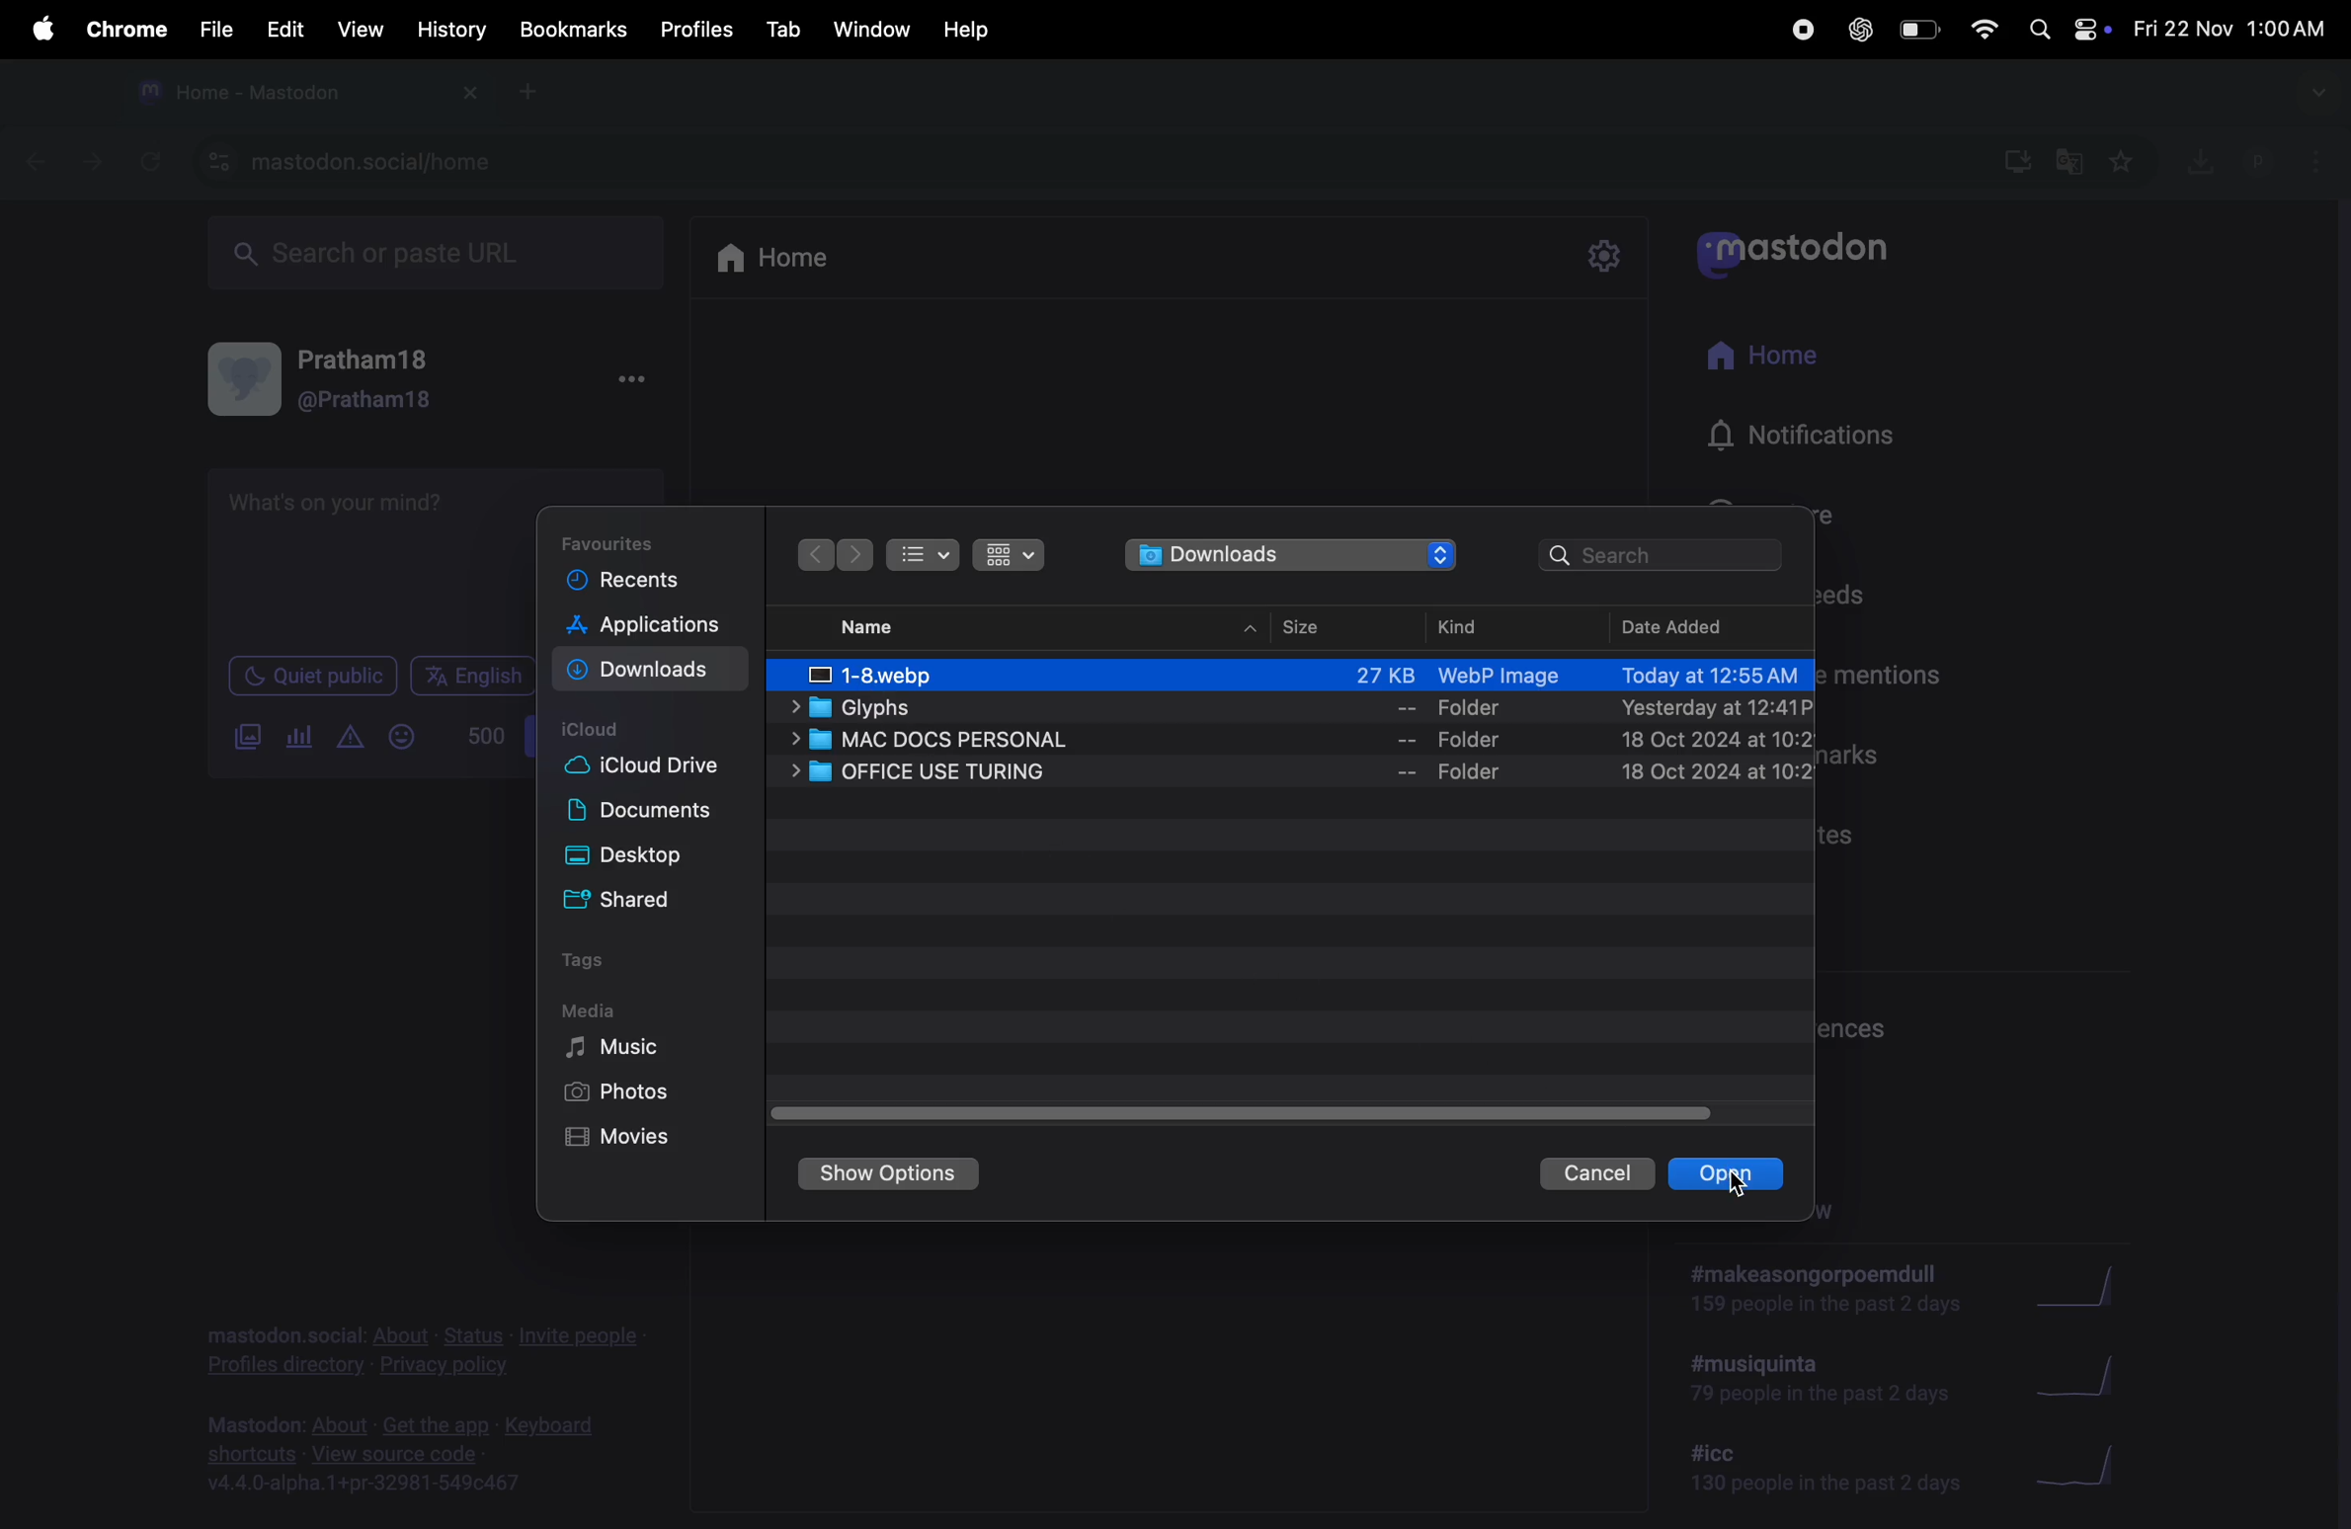 The image size is (2351, 1529). I want to click on name, so click(888, 628).